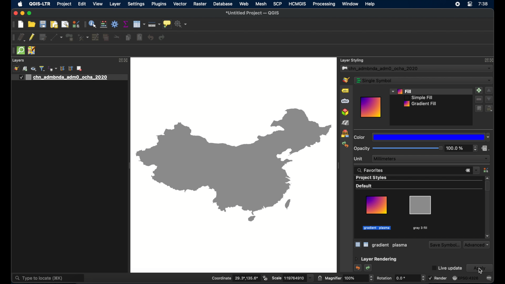 The height and width of the screenshot is (284, 505). I want to click on fill, so click(404, 91).